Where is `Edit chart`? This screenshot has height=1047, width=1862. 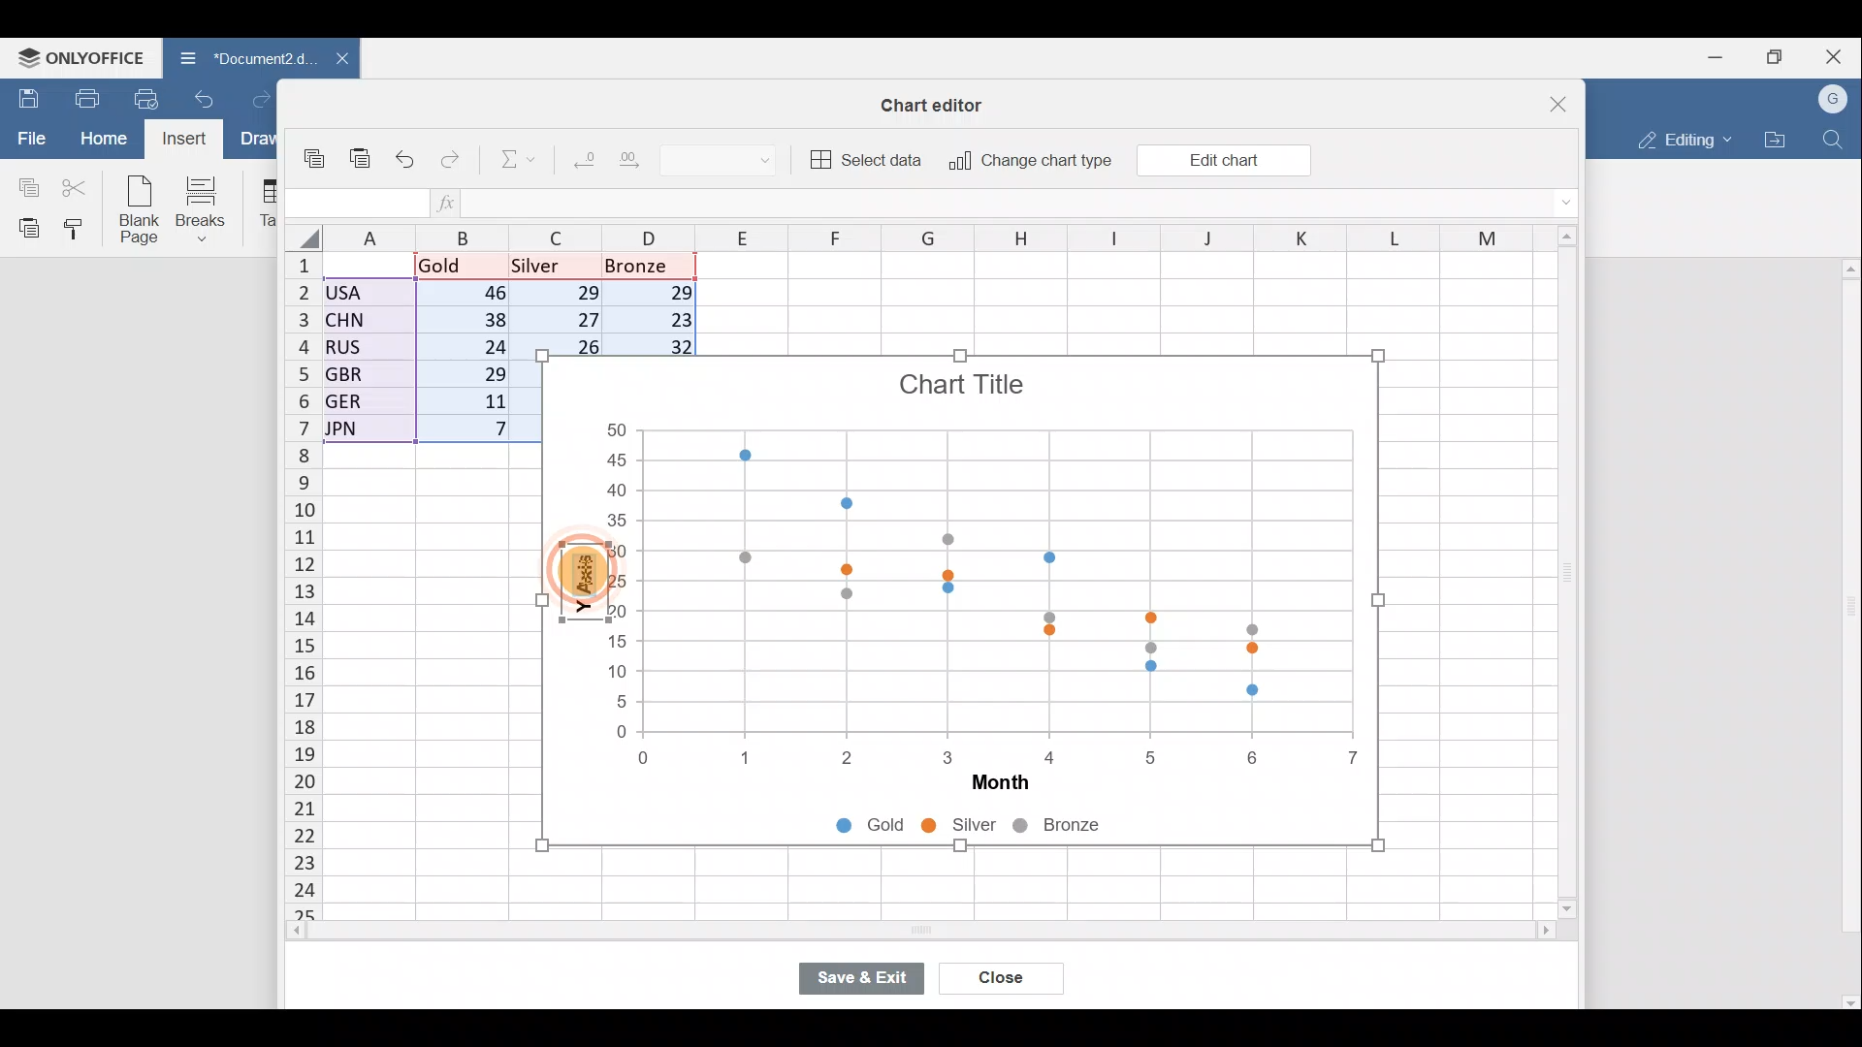
Edit chart is located at coordinates (1222, 159).